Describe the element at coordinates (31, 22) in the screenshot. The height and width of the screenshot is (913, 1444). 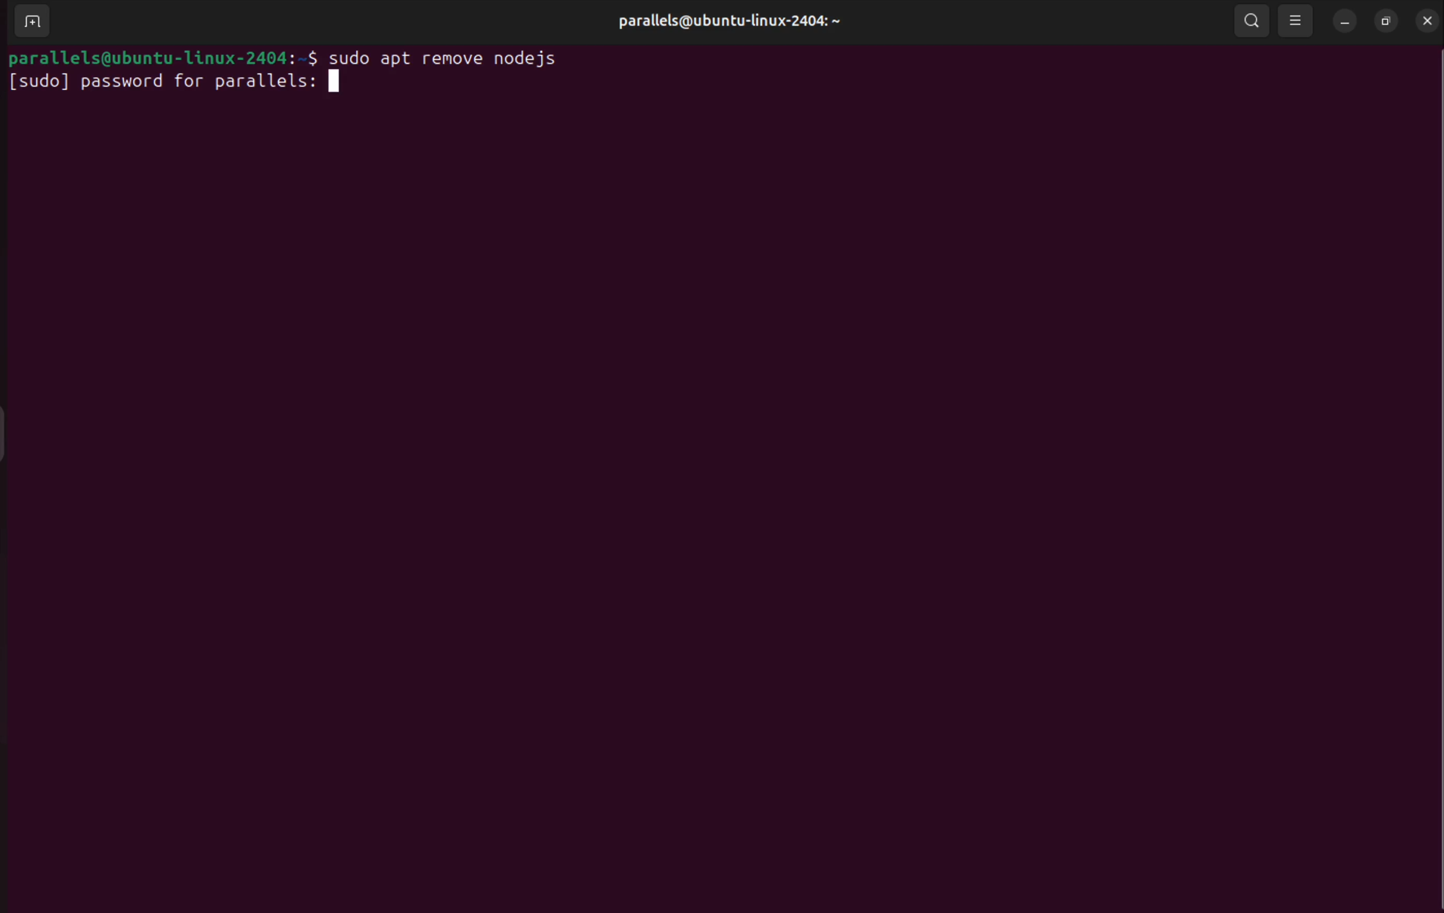
I see `add terminal` at that location.